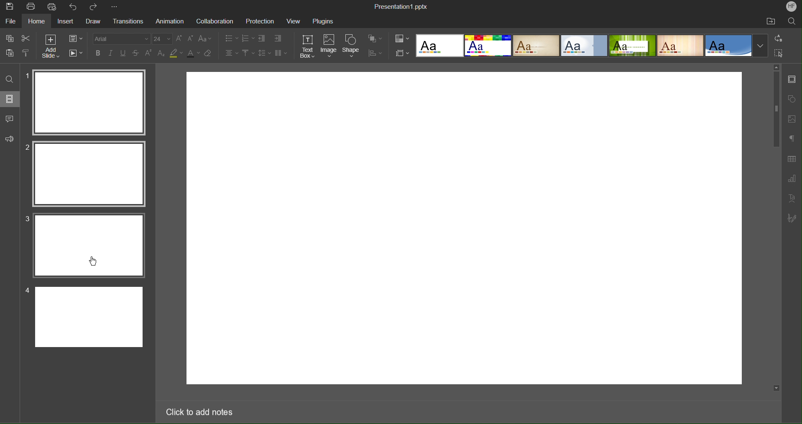 Image resolution: width=802 pixels, height=424 pixels. What do you see at coordinates (215, 20) in the screenshot?
I see `Collaboration` at bounding box center [215, 20].